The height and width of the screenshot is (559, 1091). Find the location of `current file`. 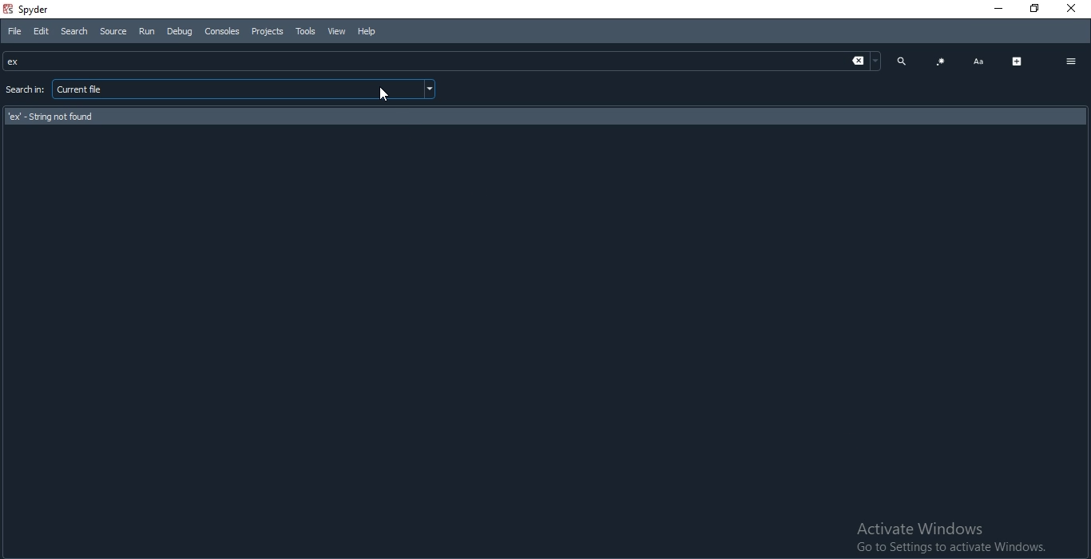

current file is located at coordinates (246, 89).